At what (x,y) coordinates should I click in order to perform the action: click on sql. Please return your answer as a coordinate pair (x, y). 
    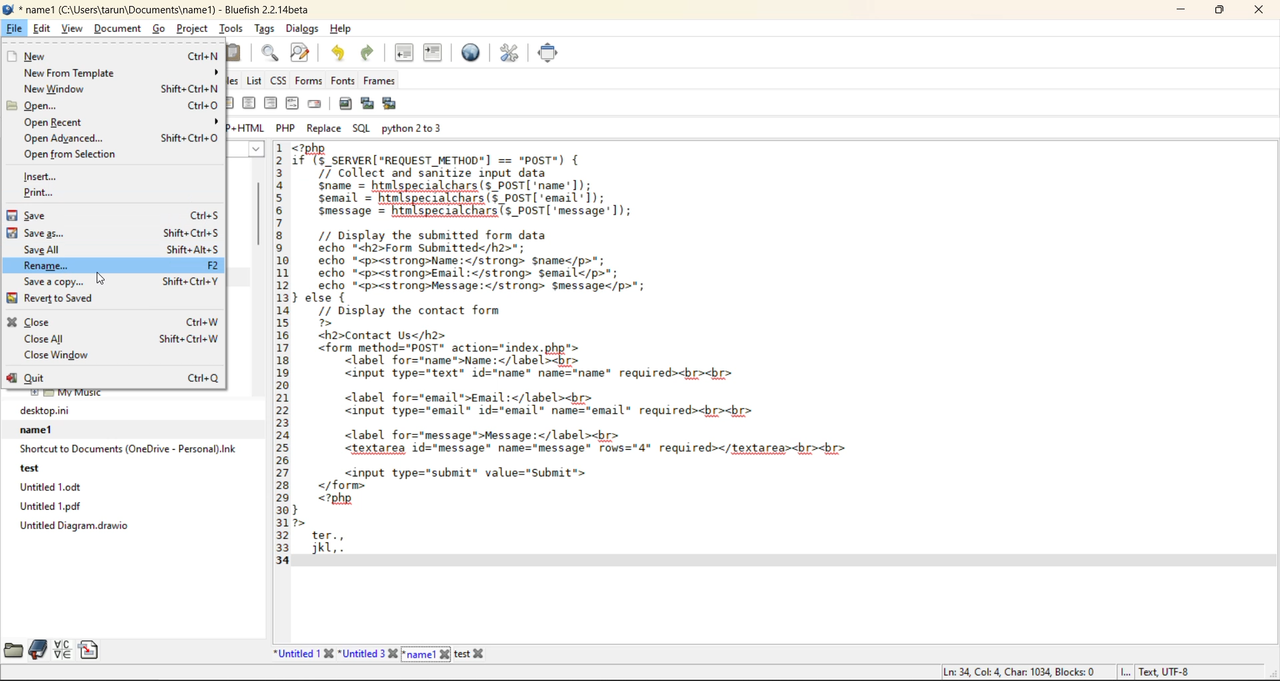
    Looking at the image, I should click on (362, 129).